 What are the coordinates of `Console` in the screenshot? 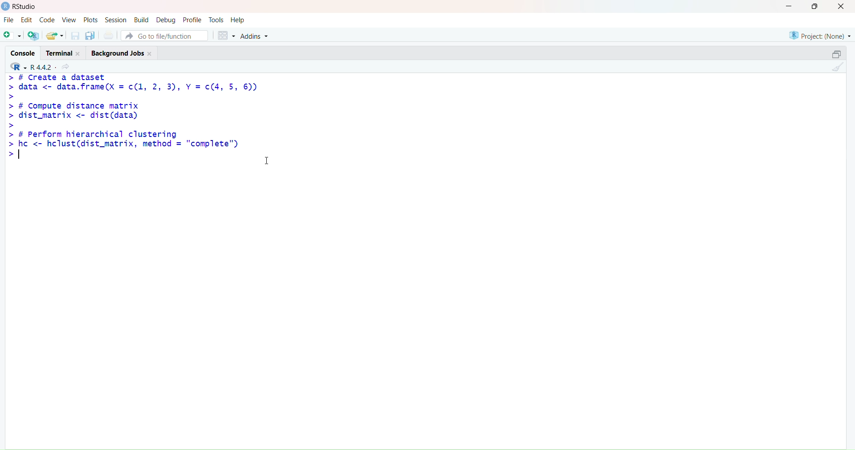 It's located at (20, 53).